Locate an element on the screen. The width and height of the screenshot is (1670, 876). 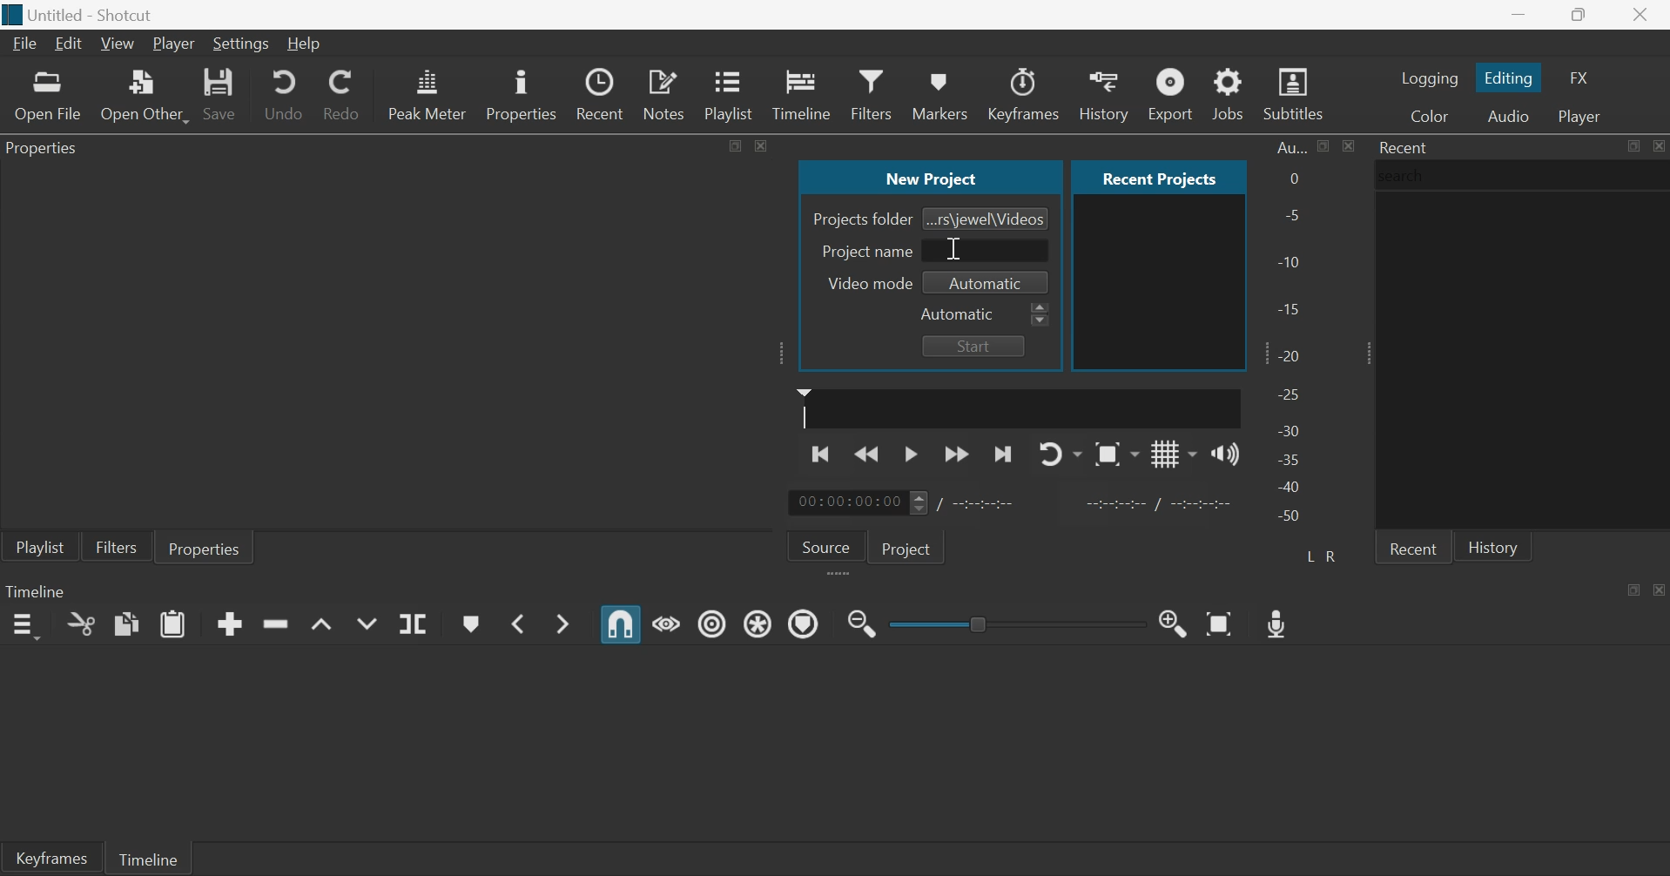
close is located at coordinates (1348, 145).